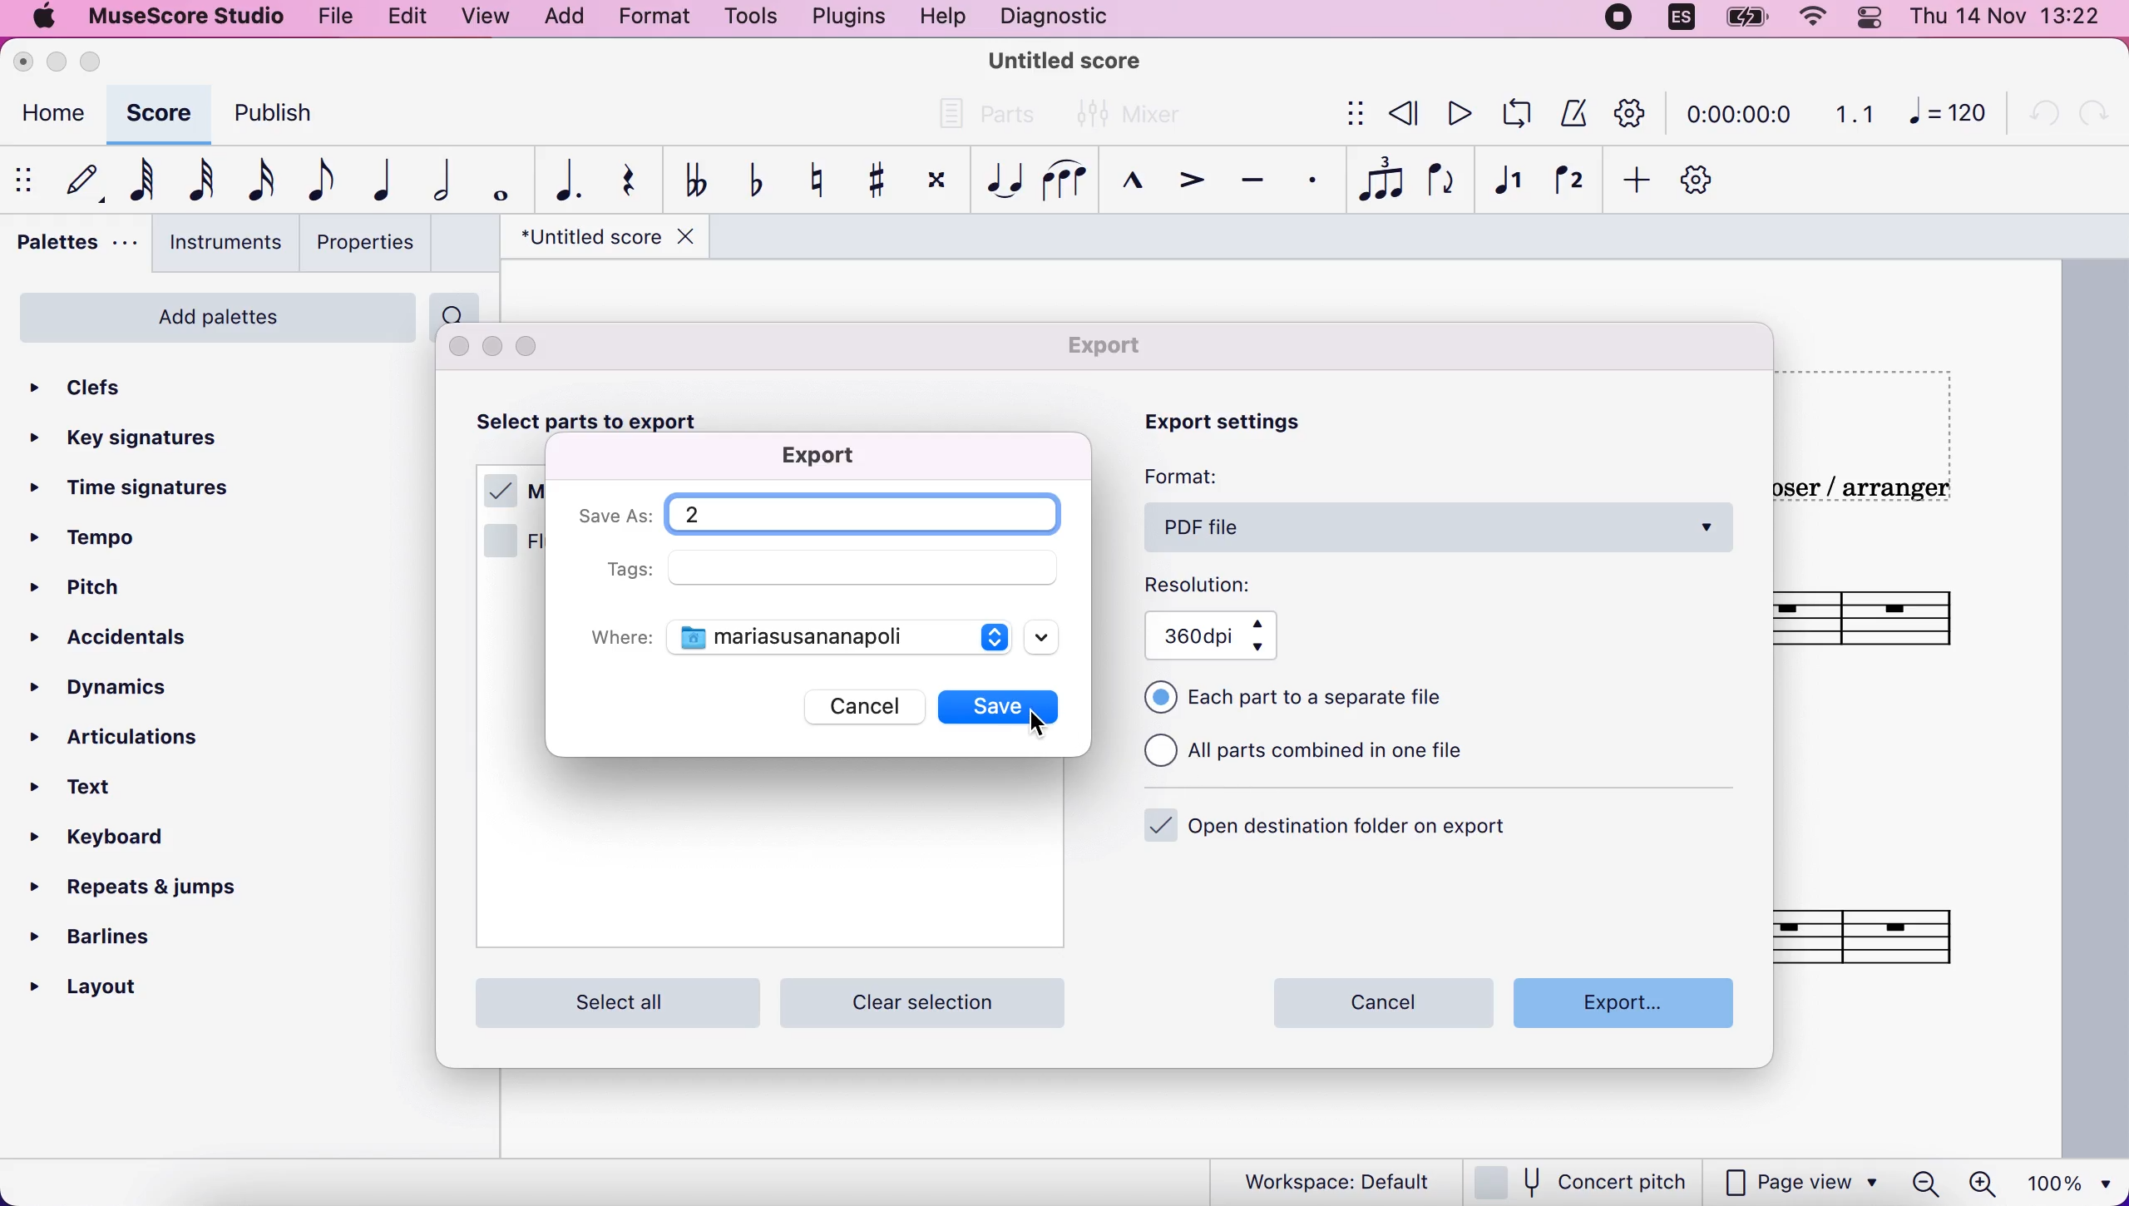 This screenshot has height=1206, width=2129. Describe the element at coordinates (281, 111) in the screenshot. I see `publish` at that location.